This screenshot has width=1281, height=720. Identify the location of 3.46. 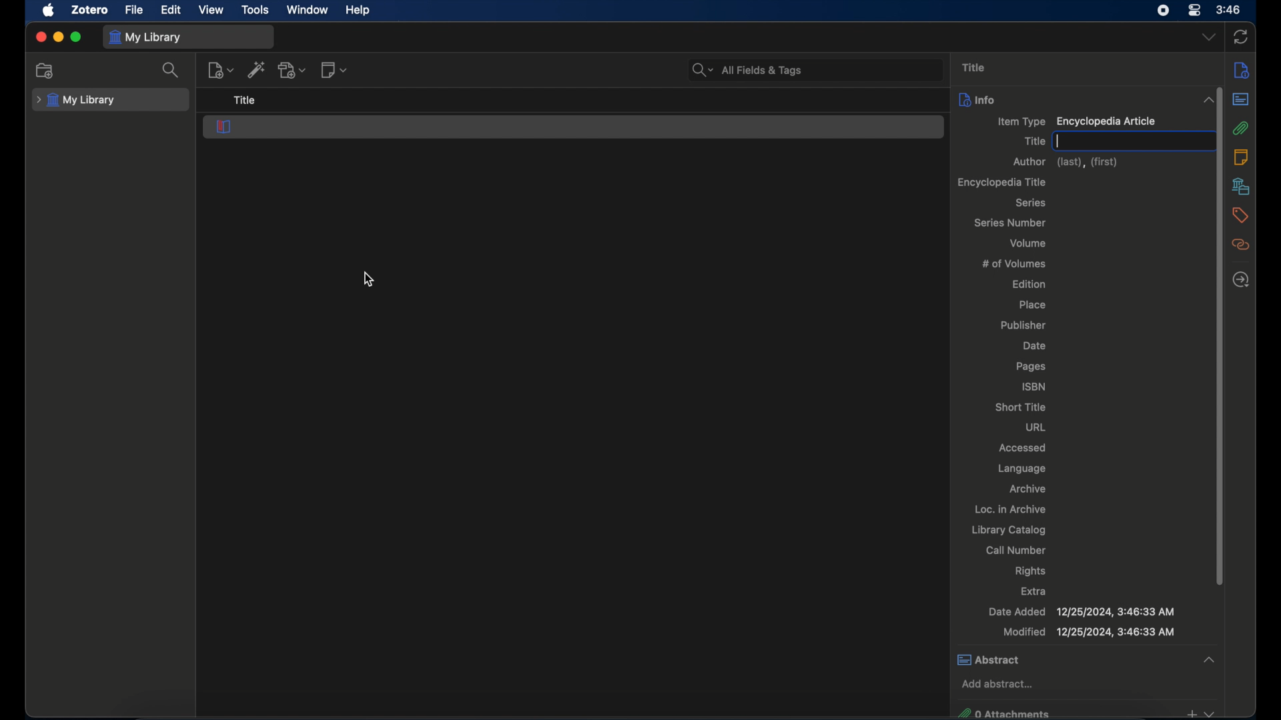
(1229, 10).